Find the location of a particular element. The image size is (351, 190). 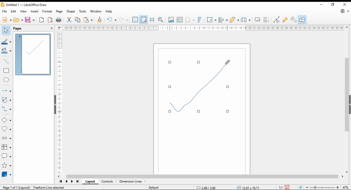

snap to grid is located at coordinates (144, 20).